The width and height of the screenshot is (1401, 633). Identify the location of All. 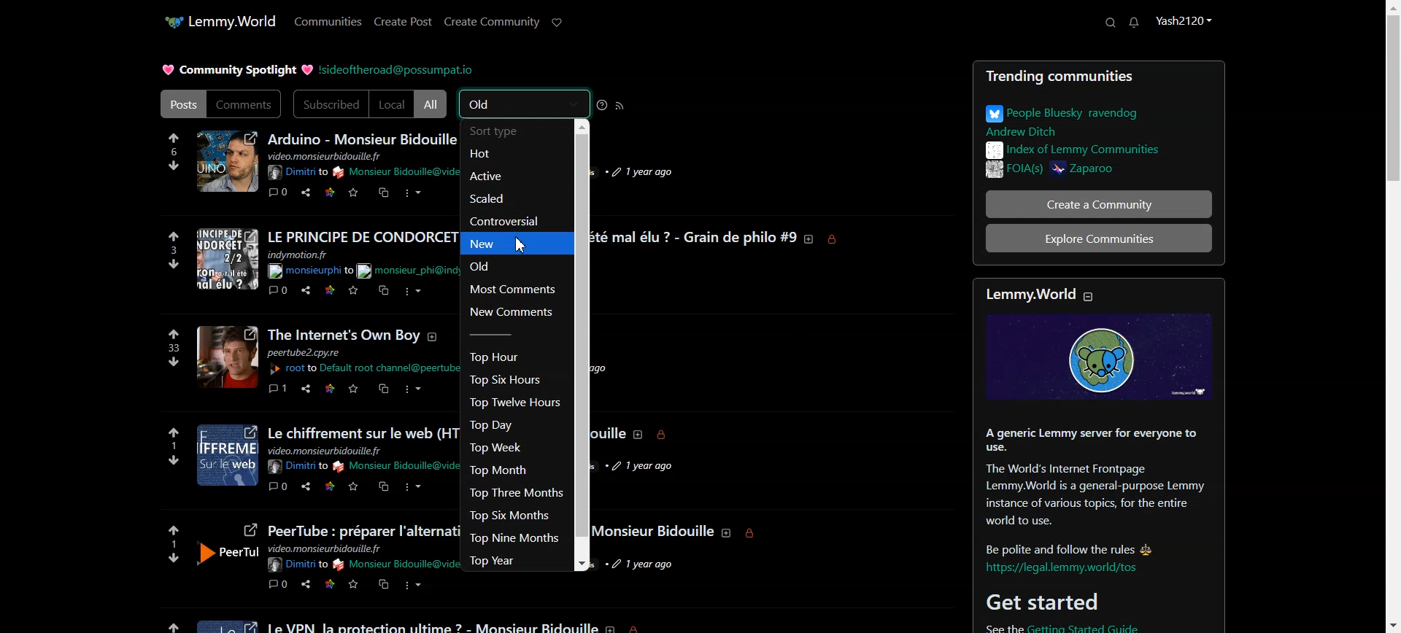
(432, 104).